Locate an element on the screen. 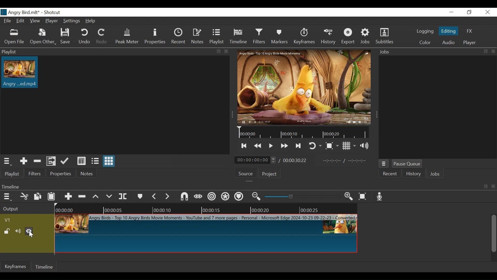 This screenshot has width=497, height=280. View is located at coordinates (35, 21).